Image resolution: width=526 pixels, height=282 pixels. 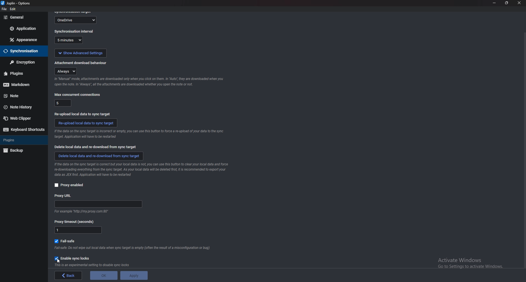 I want to click on note history, so click(x=21, y=107).